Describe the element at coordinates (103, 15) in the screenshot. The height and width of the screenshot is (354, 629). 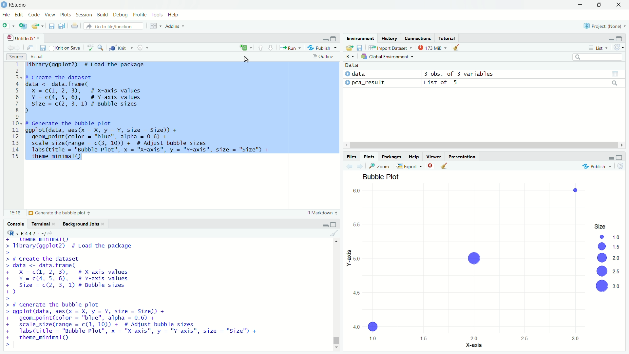
I see `build` at that location.